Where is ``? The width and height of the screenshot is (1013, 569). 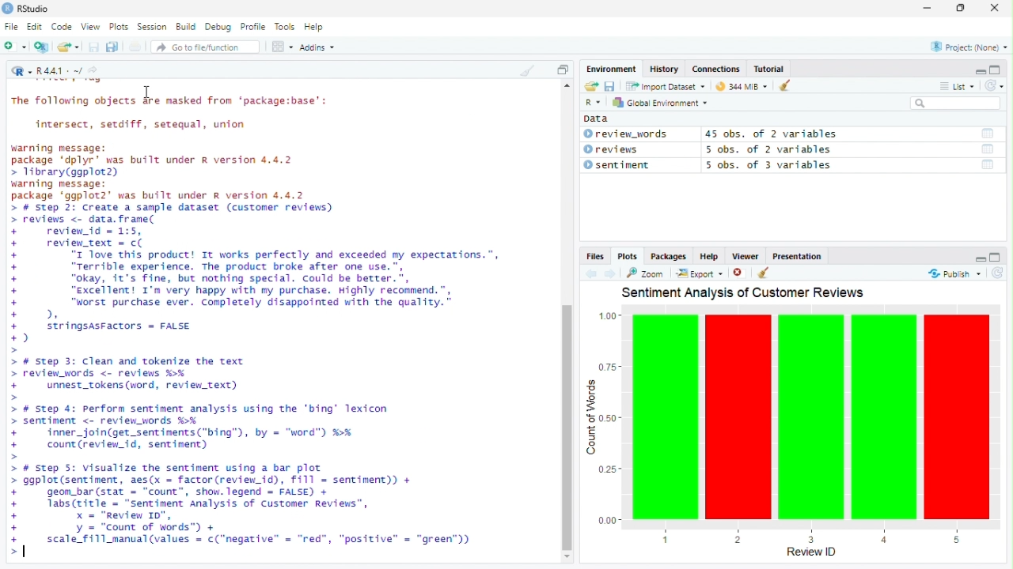  is located at coordinates (613, 70).